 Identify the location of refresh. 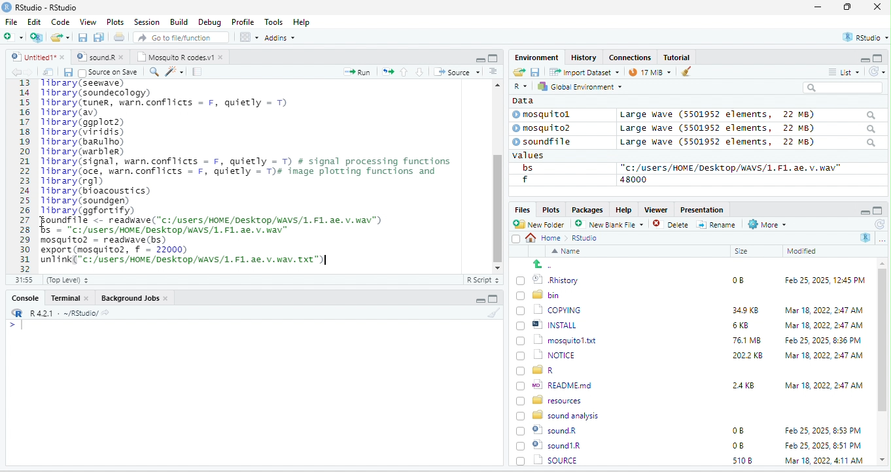
(875, 71).